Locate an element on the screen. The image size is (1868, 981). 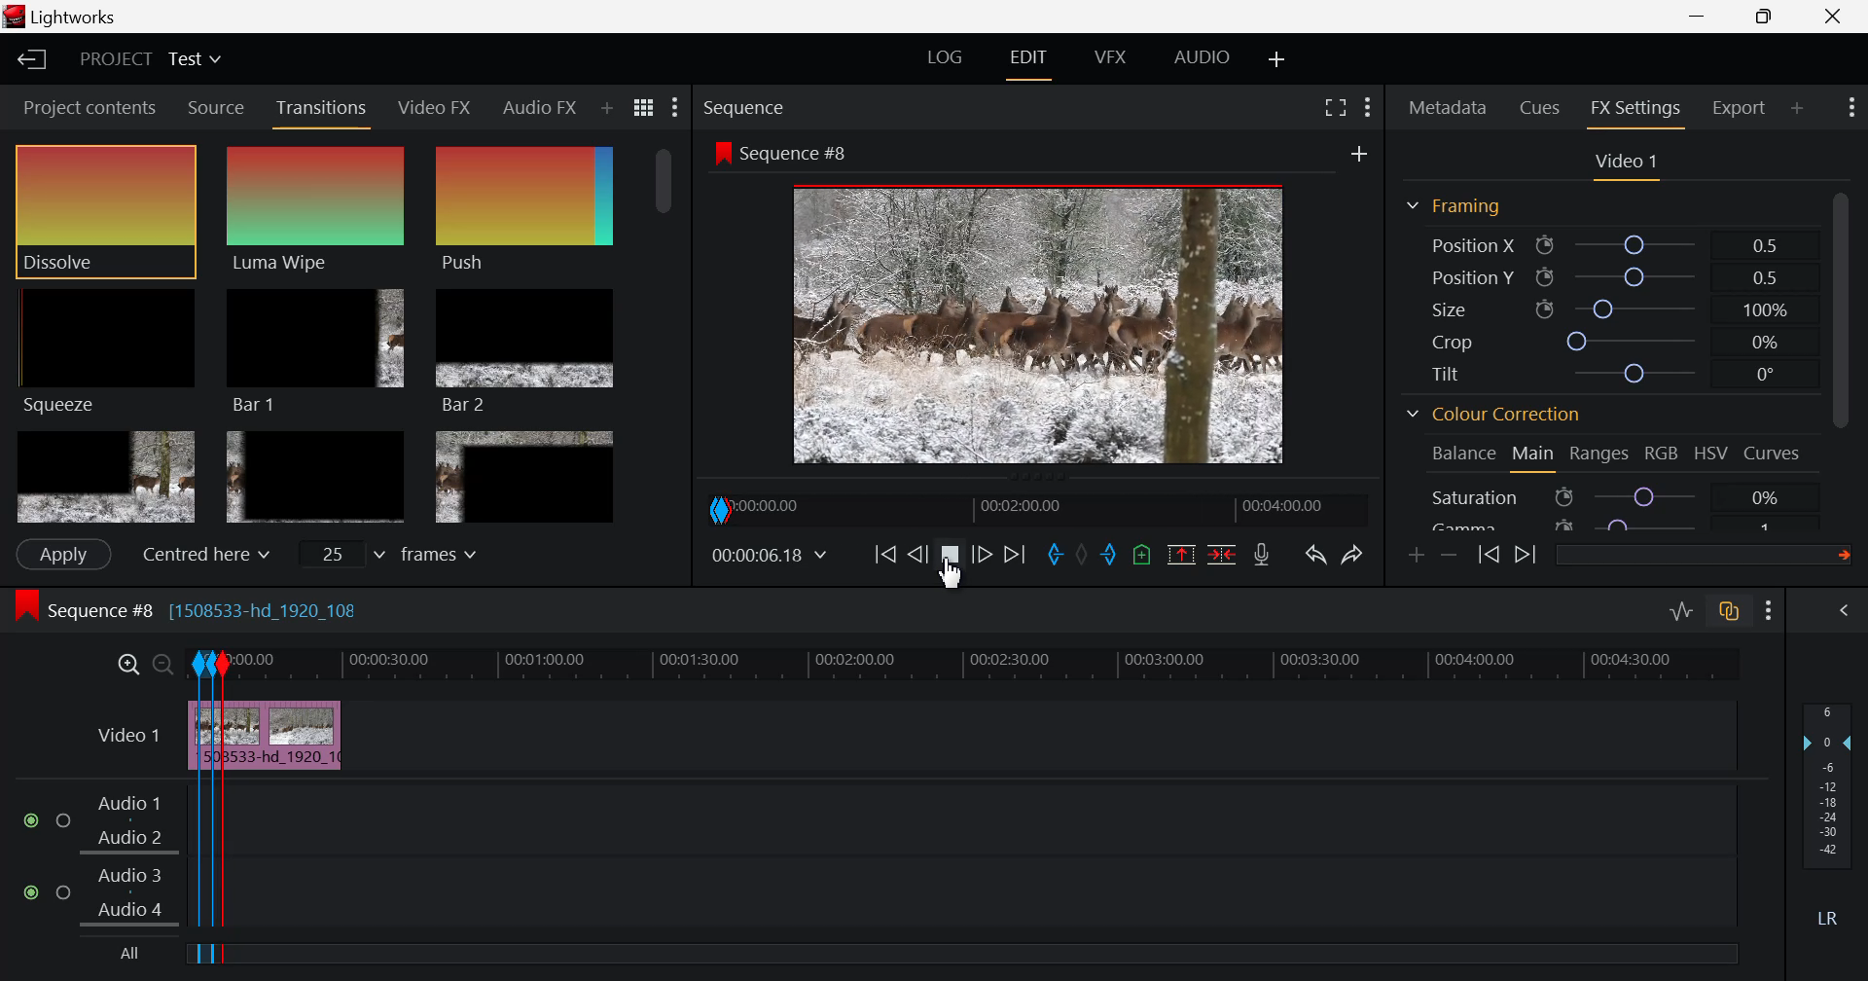
FX Settings Open is located at coordinates (1635, 111).